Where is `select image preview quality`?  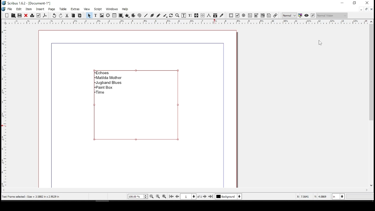 select image preview quality is located at coordinates (289, 15).